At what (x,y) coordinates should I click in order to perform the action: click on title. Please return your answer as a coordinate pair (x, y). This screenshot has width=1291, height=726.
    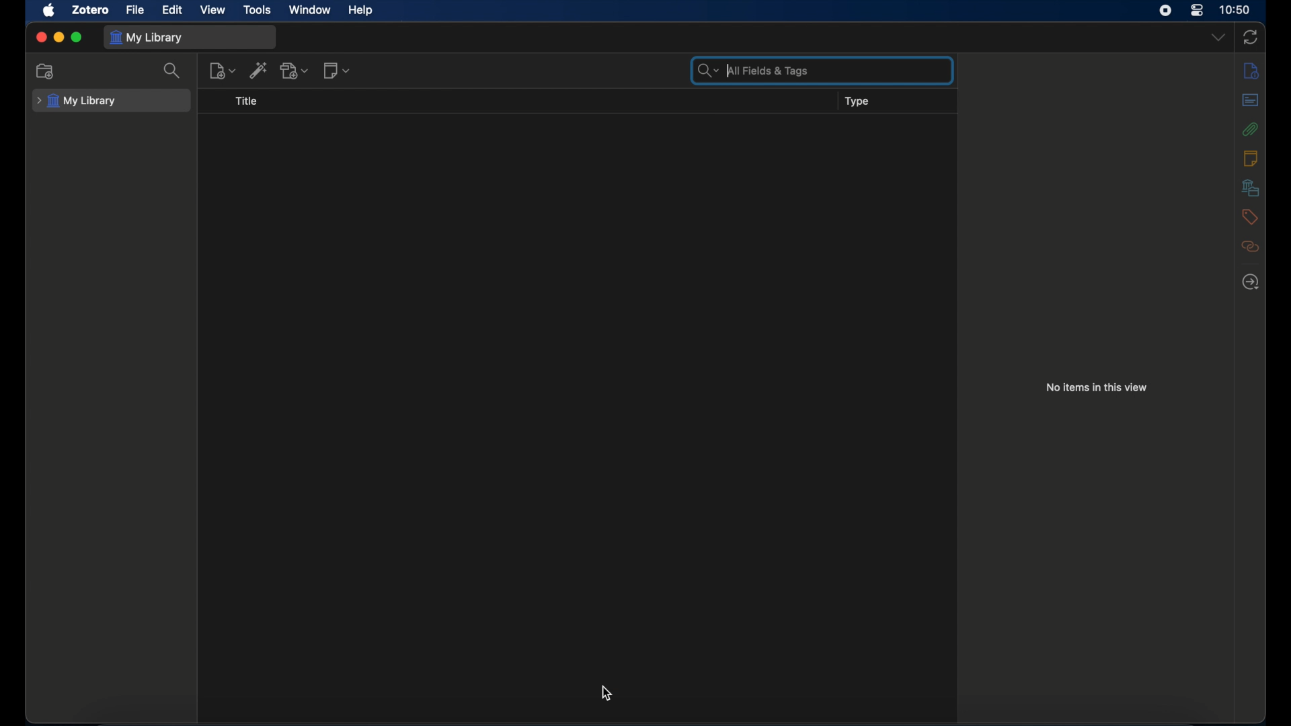
    Looking at the image, I should click on (247, 101).